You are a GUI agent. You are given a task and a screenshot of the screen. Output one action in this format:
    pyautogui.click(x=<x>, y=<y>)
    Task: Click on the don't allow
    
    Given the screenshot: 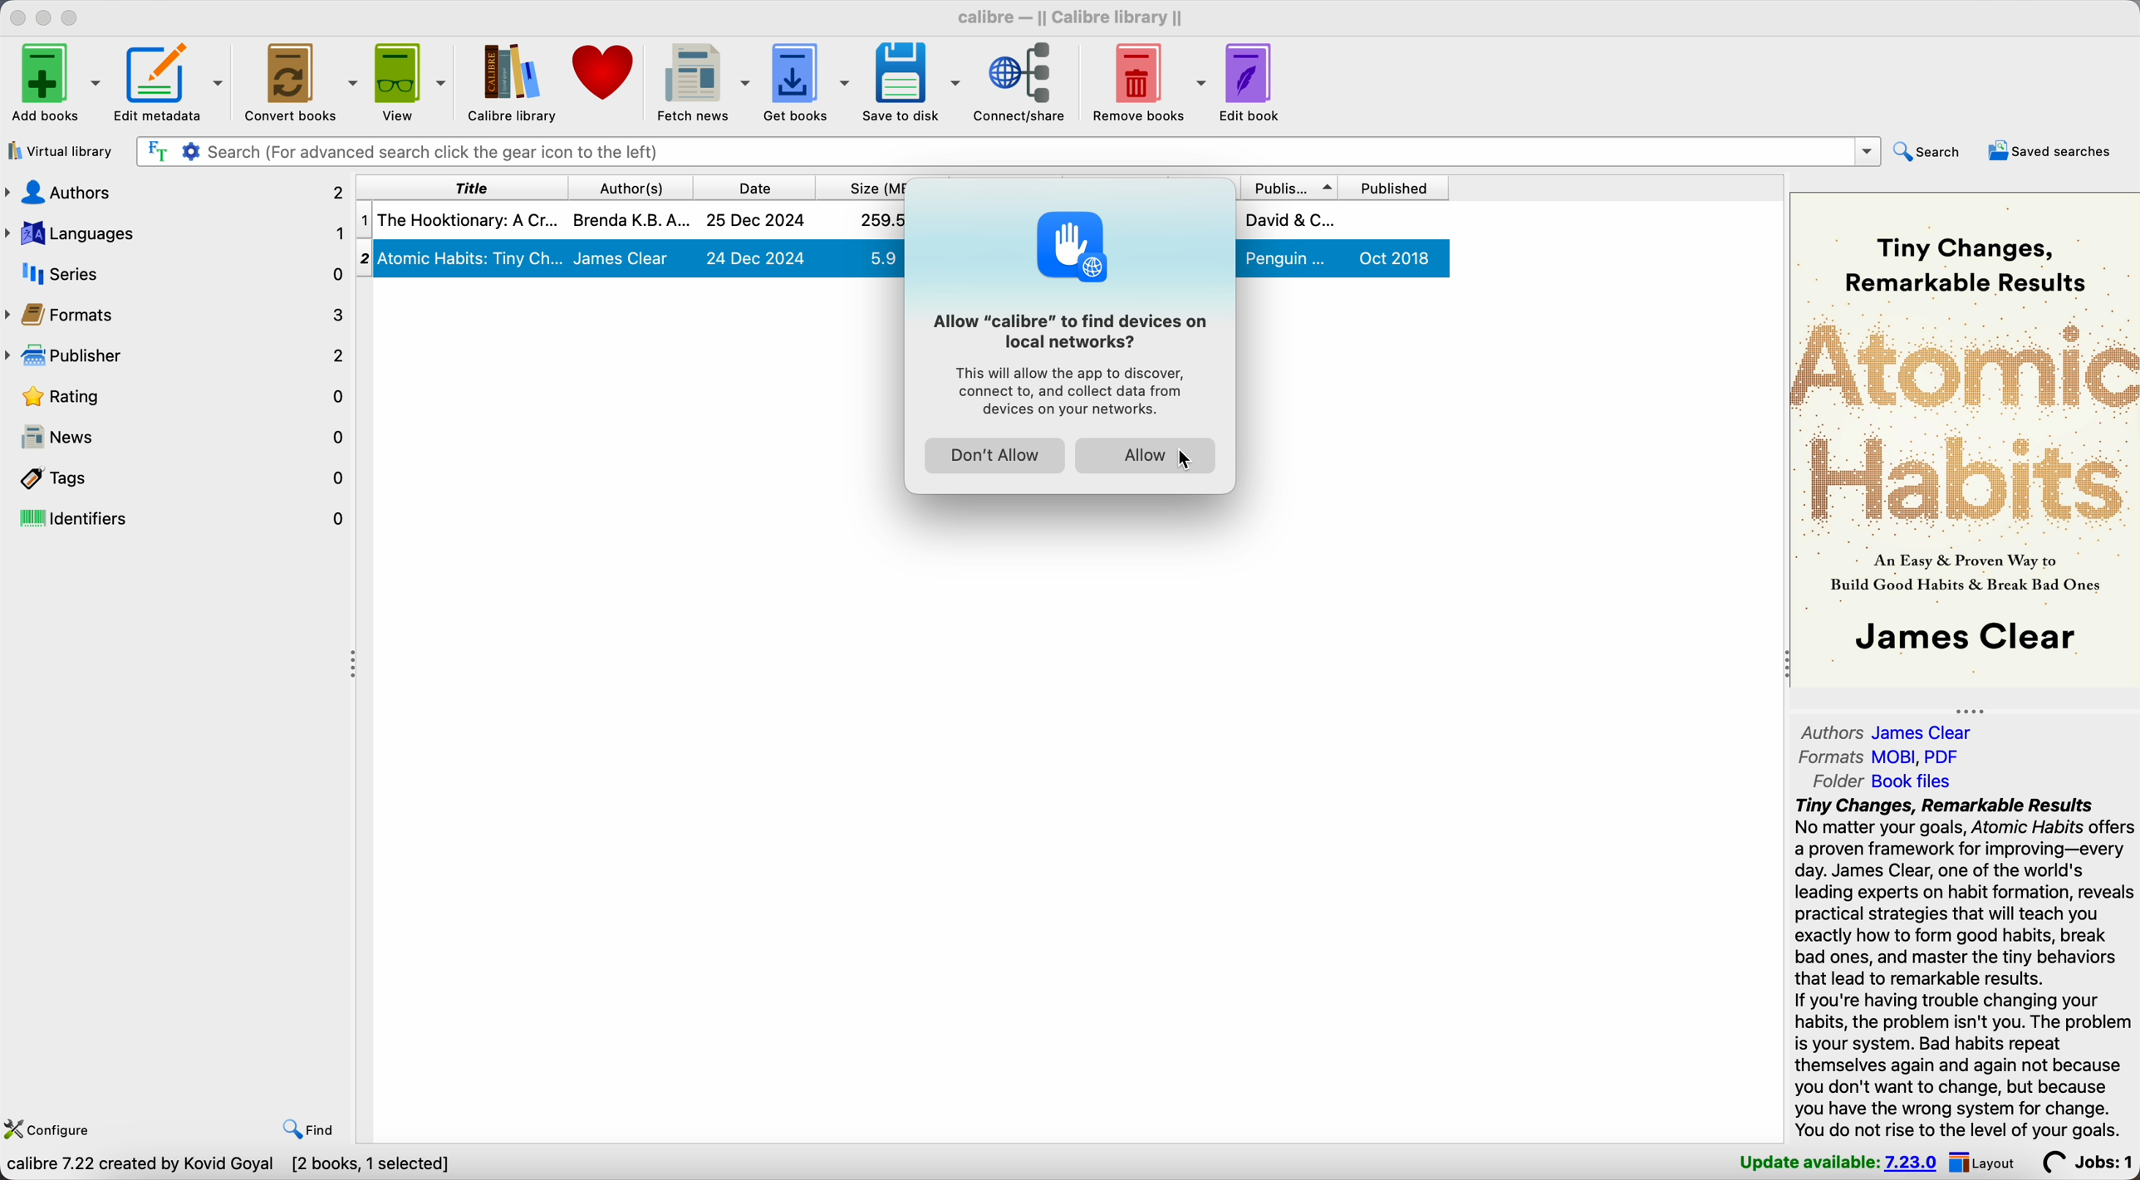 What is the action you would take?
    pyautogui.click(x=994, y=455)
    